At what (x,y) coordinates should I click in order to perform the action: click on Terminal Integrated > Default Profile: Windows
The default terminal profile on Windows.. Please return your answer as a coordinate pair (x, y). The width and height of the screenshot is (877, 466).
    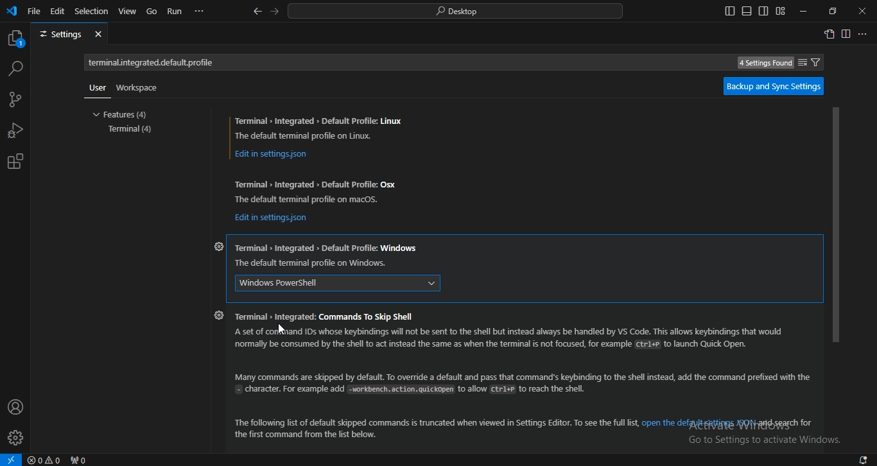
    Looking at the image, I should click on (327, 254).